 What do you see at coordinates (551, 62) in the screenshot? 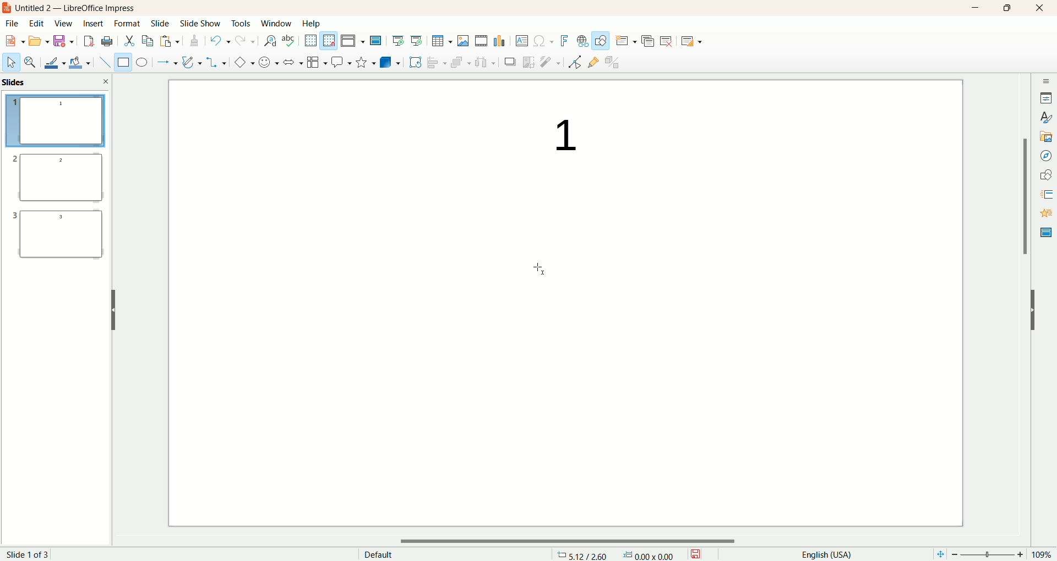
I see `filter` at bounding box center [551, 62].